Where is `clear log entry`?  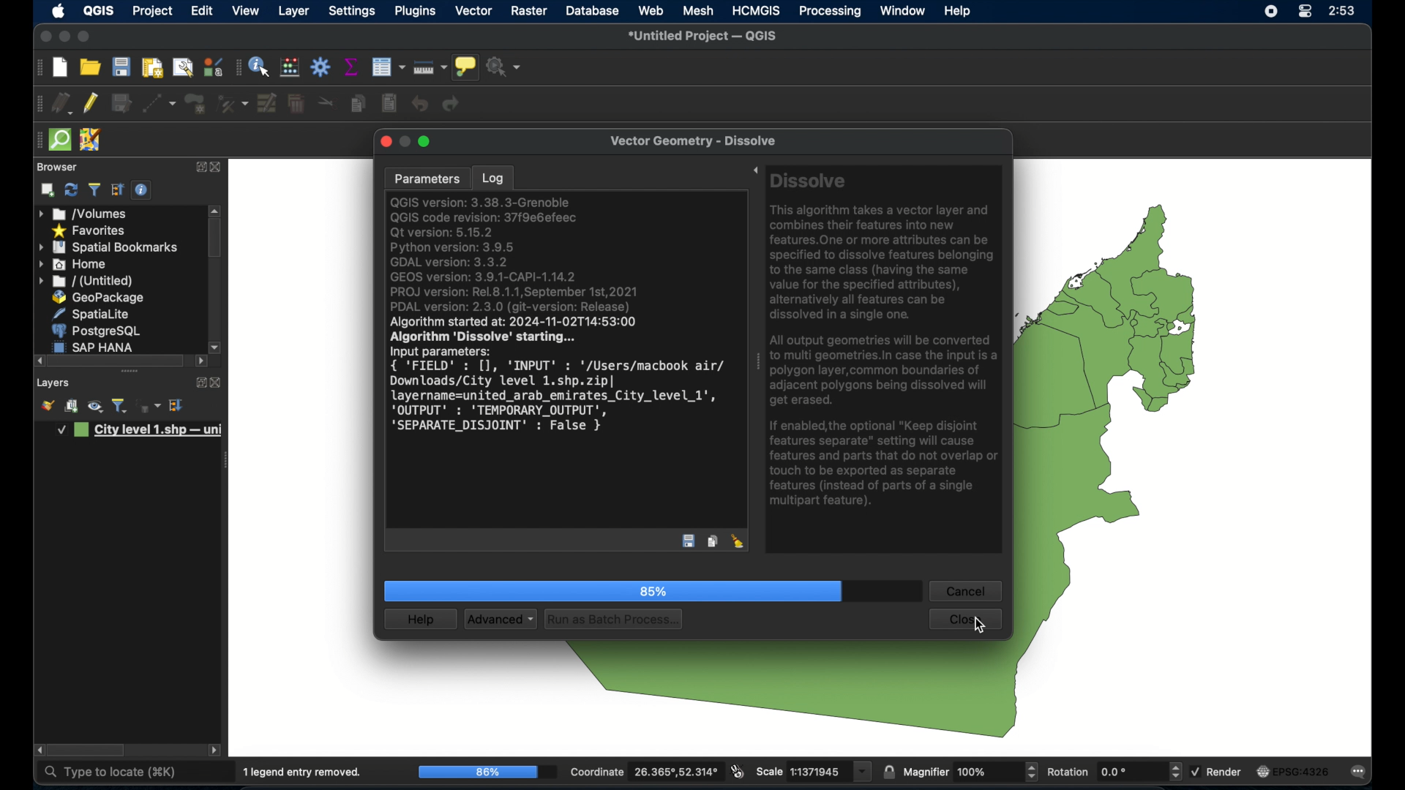
clear log entry is located at coordinates (738, 541).